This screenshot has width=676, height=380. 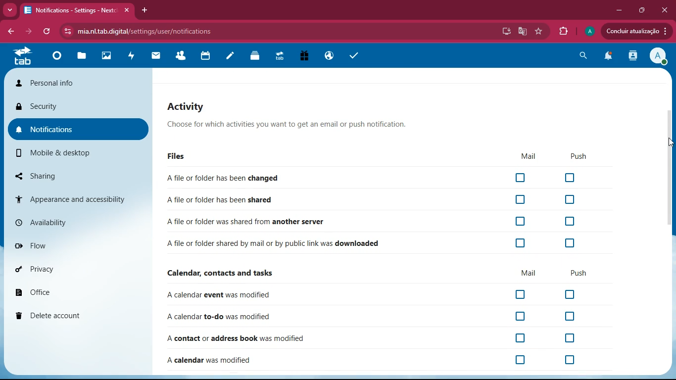 What do you see at coordinates (79, 83) in the screenshot?
I see `personal` at bounding box center [79, 83].